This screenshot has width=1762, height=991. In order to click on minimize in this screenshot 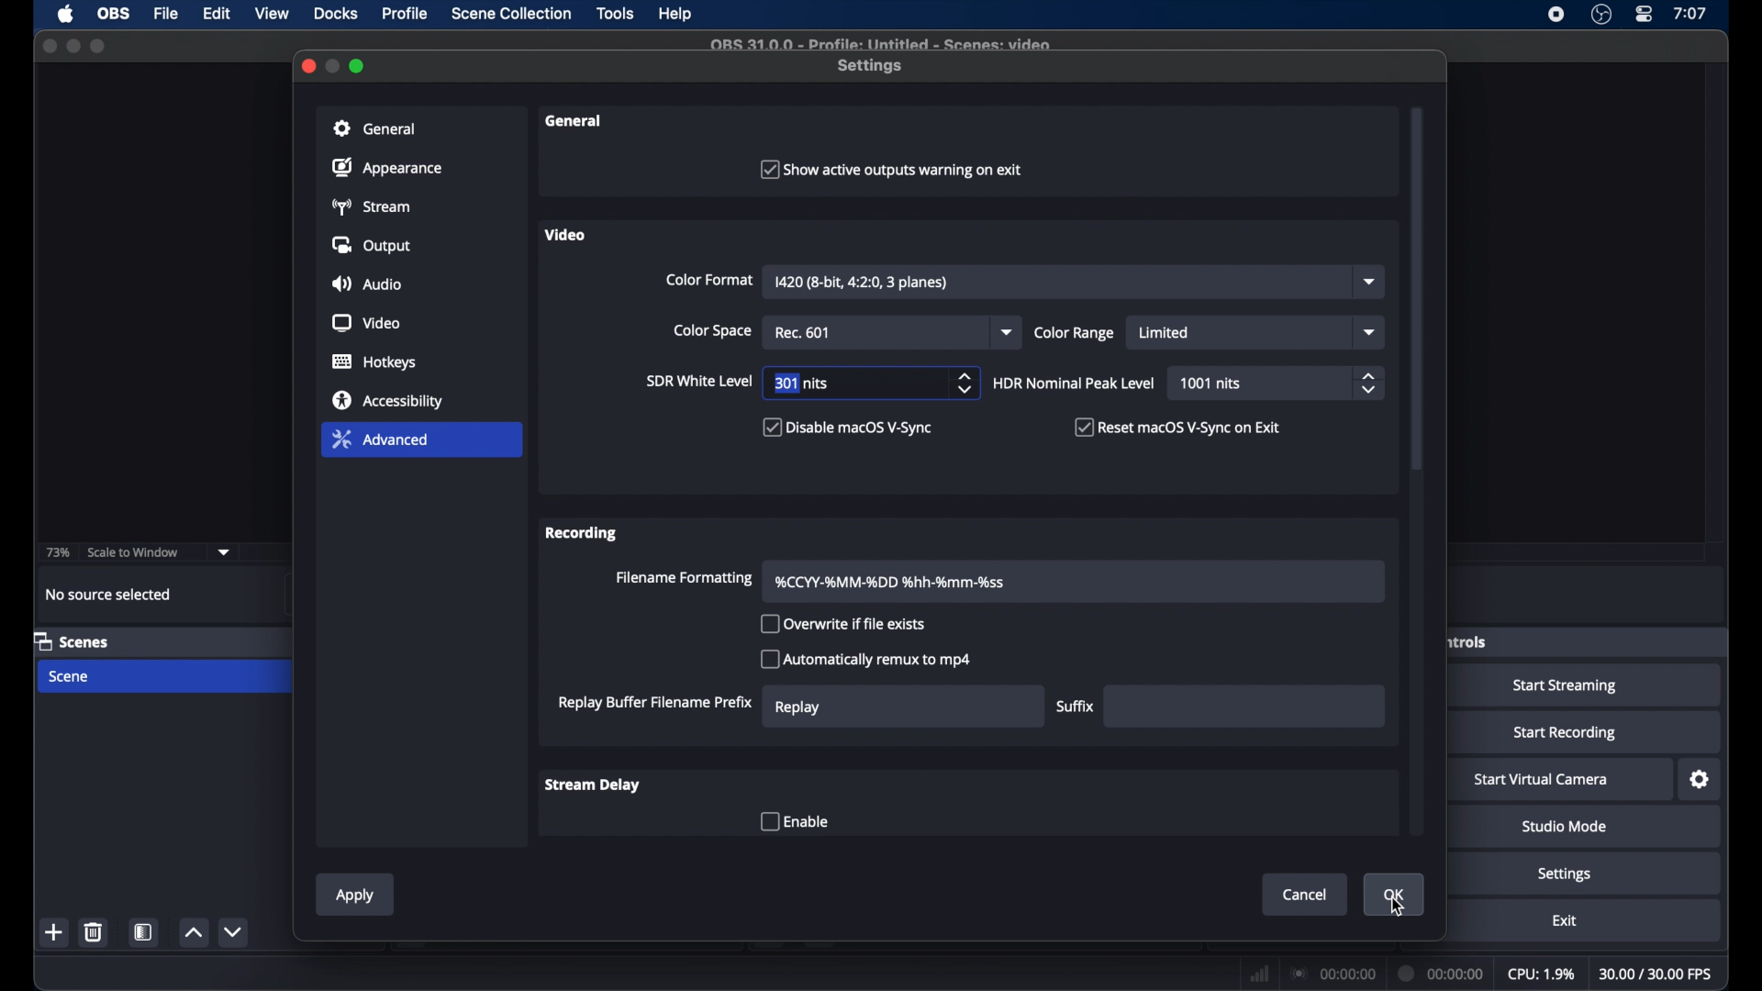, I will do `click(331, 65)`.